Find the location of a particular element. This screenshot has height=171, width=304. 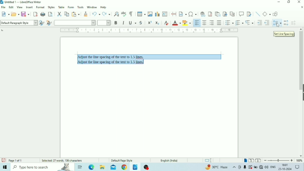

Italic is located at coordinates (124, 23).